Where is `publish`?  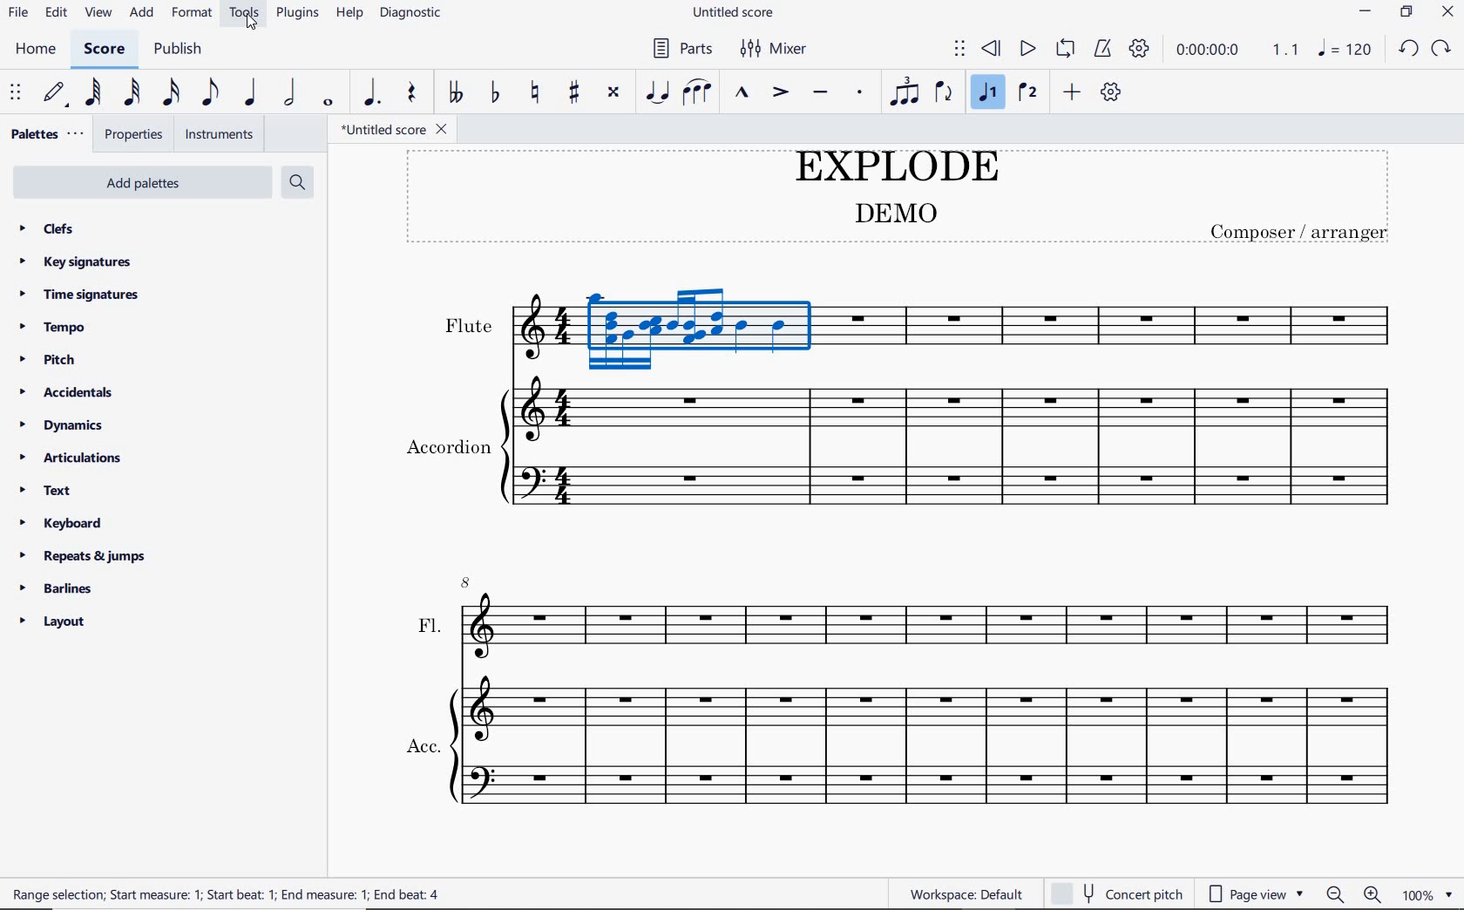
publish is located at coordinates (179, 49).